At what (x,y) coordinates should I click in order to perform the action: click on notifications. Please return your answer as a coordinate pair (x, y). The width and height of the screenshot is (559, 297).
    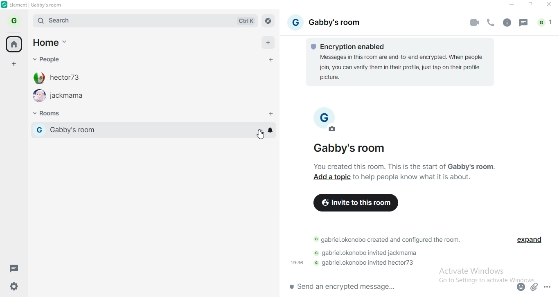
    Looking at the image, I should click on (548, 20).